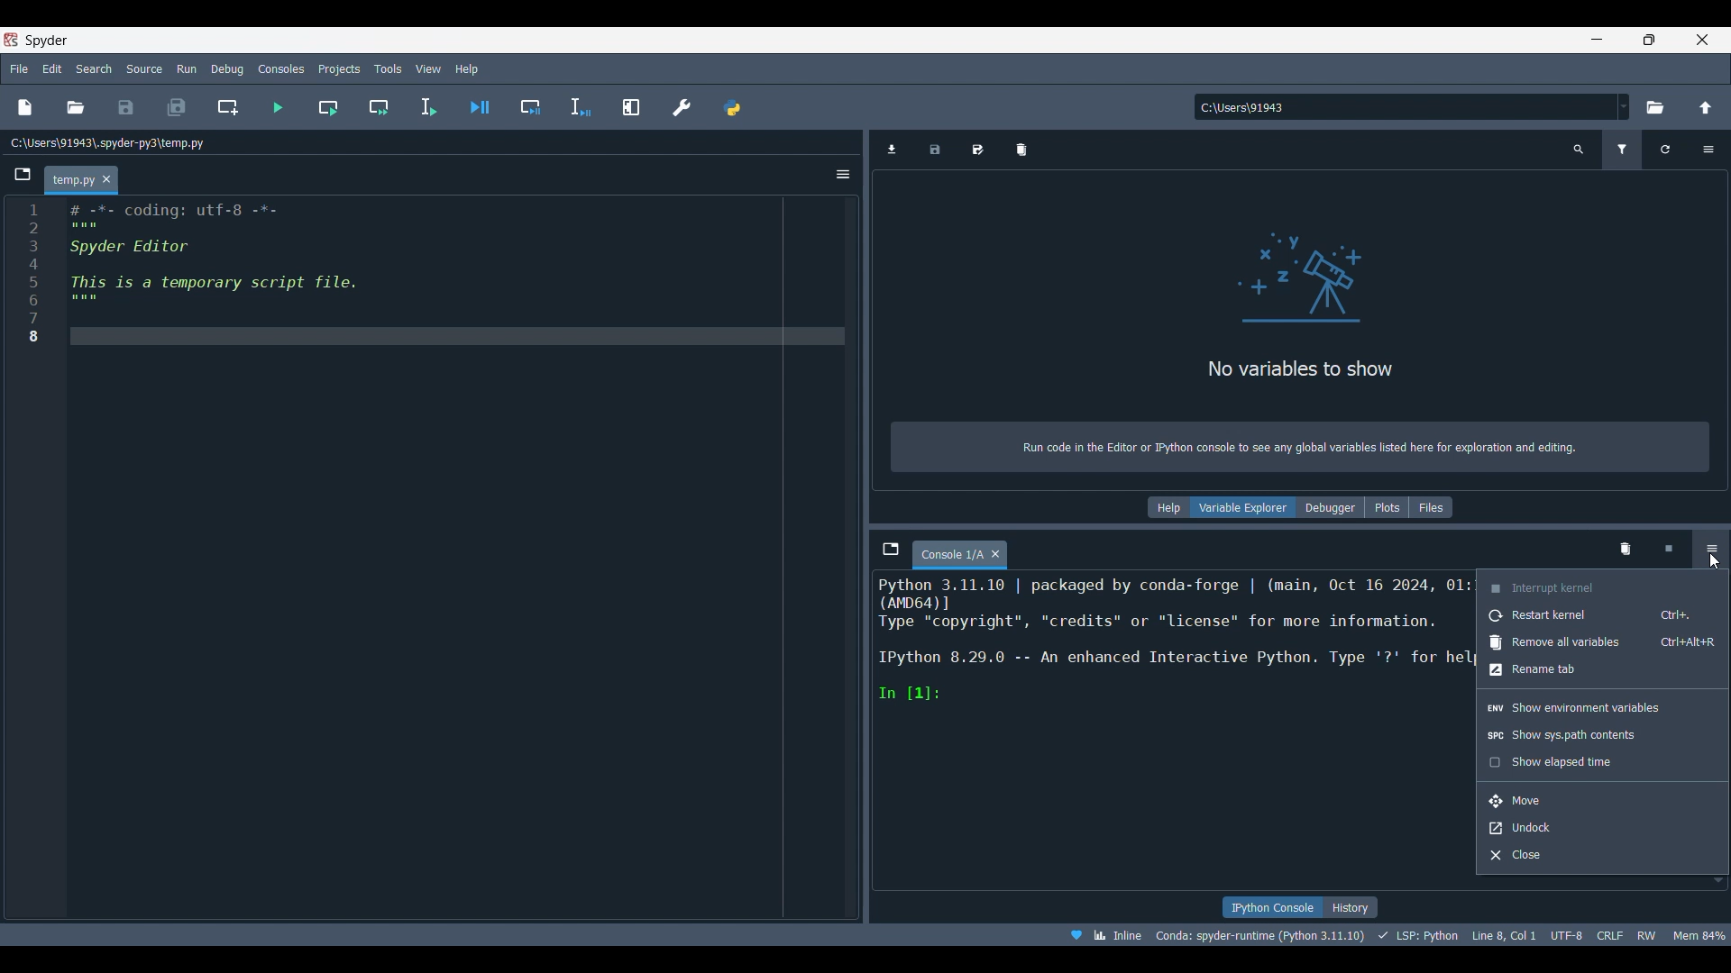 Image resolution: width=1731 pixels, height=973 pixels. What do you see at coordinates (228, 69) in the screenshot?
I see `Debug menu` at bounding box center [228, 69].